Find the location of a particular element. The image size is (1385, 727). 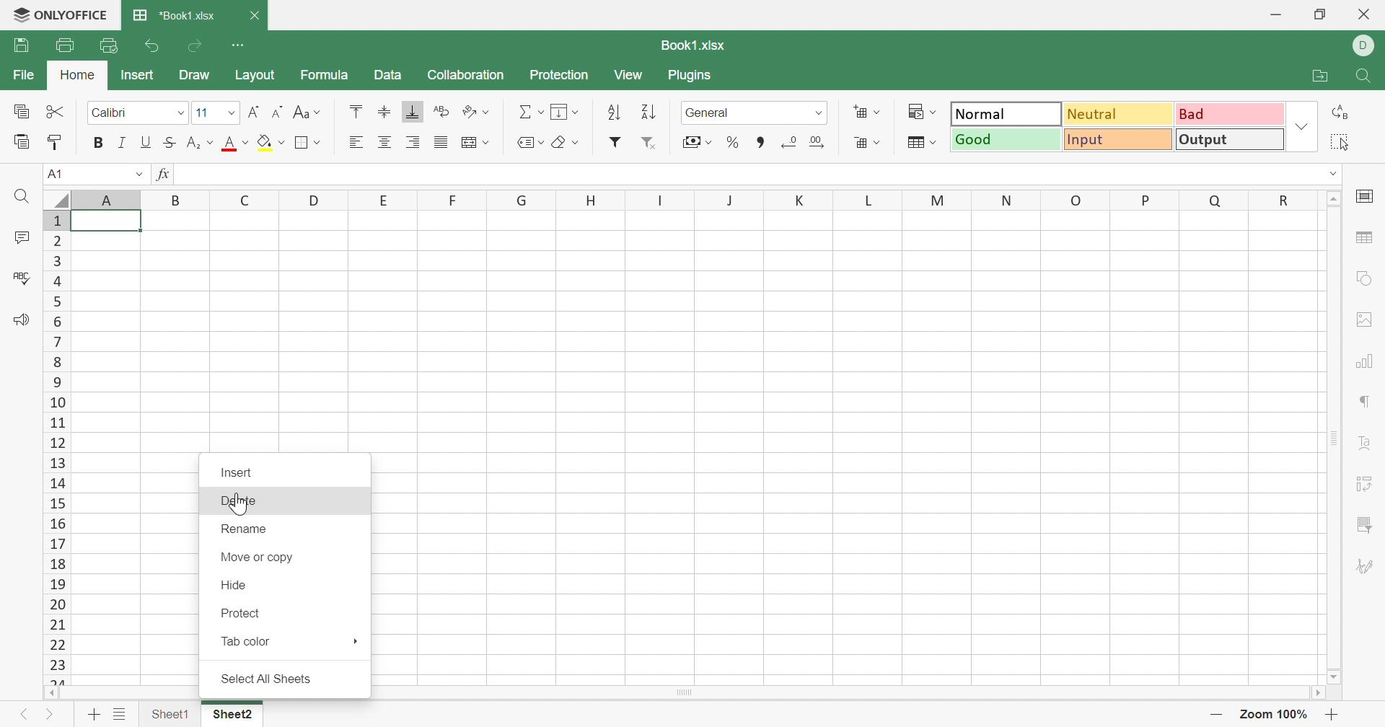

Drop Down is located at coordinates (184, 113).